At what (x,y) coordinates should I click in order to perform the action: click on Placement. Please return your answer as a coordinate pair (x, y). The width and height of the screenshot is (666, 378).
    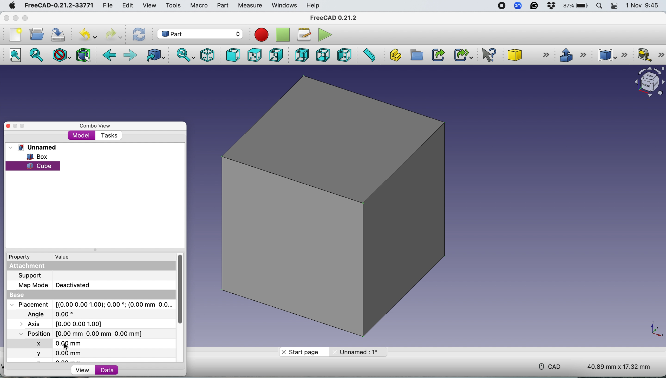
    Looking at the image, I should click on (93, 305).